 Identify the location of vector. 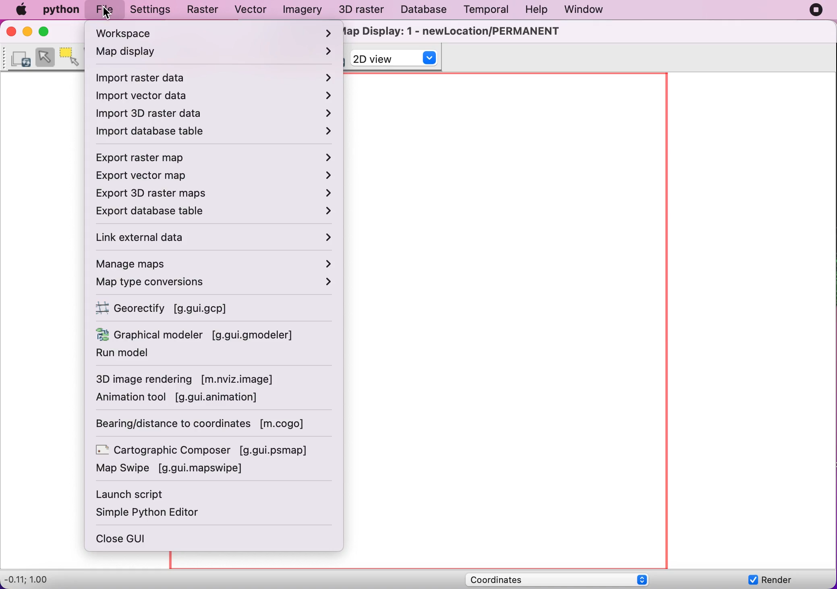
(254, 9).